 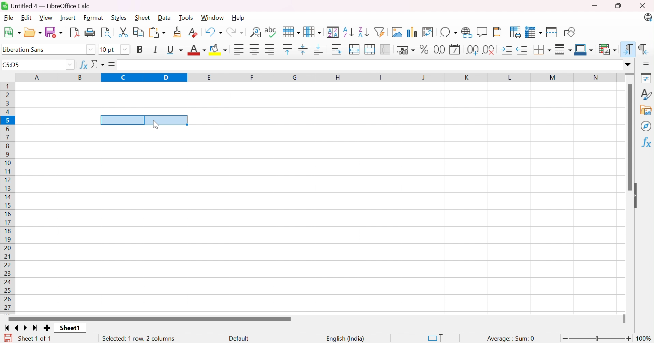 What do you see at coordinates (583, 49) in the screenshot?
I see `Border Color` at bounding box center [583, 49].